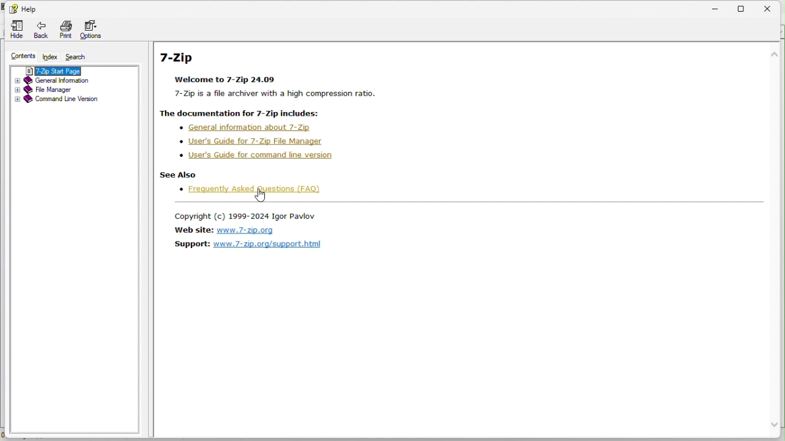 Image resolution: width=785 pixels, height=441 pixels. Describe the element at coordinates (194, 232) in the screenshot. I see `website` at that location.